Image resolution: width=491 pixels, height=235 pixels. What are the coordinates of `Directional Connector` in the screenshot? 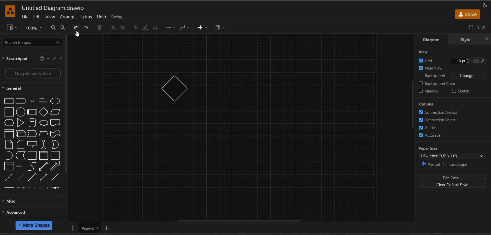 It's located at (55, 178).